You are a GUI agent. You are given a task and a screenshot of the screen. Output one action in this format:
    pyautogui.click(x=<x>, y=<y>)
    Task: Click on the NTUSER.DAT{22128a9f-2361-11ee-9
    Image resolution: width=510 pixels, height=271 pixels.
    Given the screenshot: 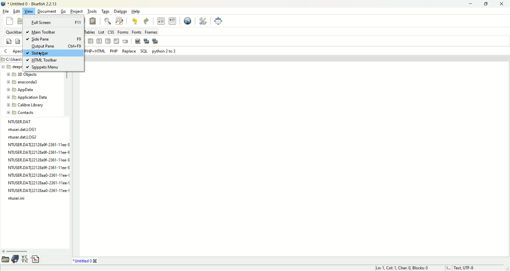 What is the action you would take?
    pyautogui.click(x=38, y=152)
    